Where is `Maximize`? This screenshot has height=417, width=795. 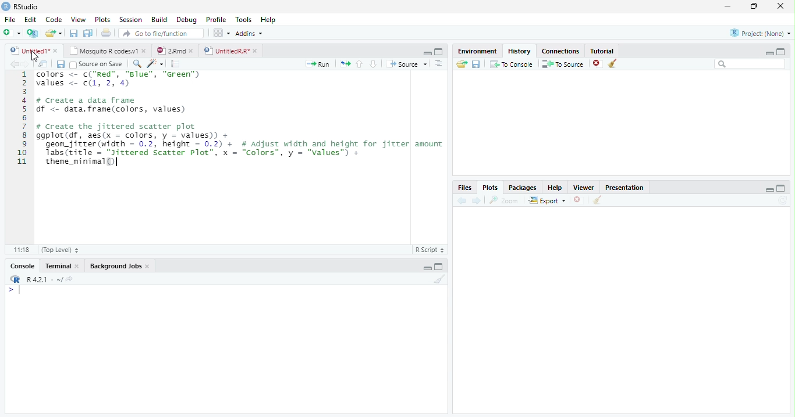 Maximize is located at coordinates (781, 188).